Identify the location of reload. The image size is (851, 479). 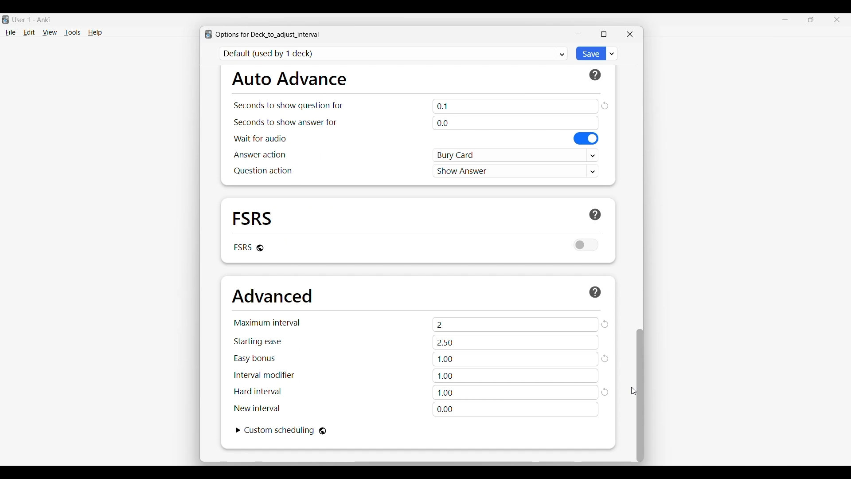
(606, 393).